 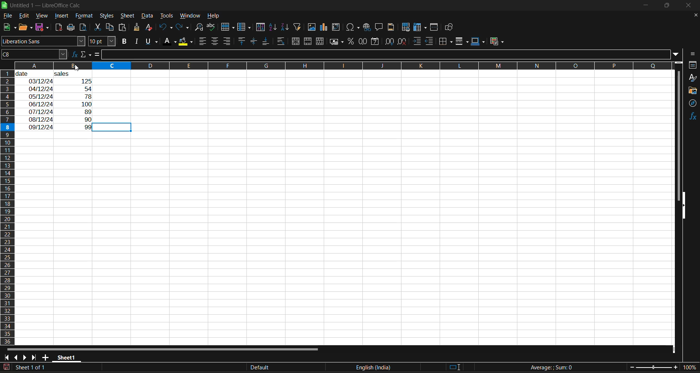 What do you see at coordinates (450, 27) in the screenshot?
I see `show draw functions` at bounding box center [450, 27].